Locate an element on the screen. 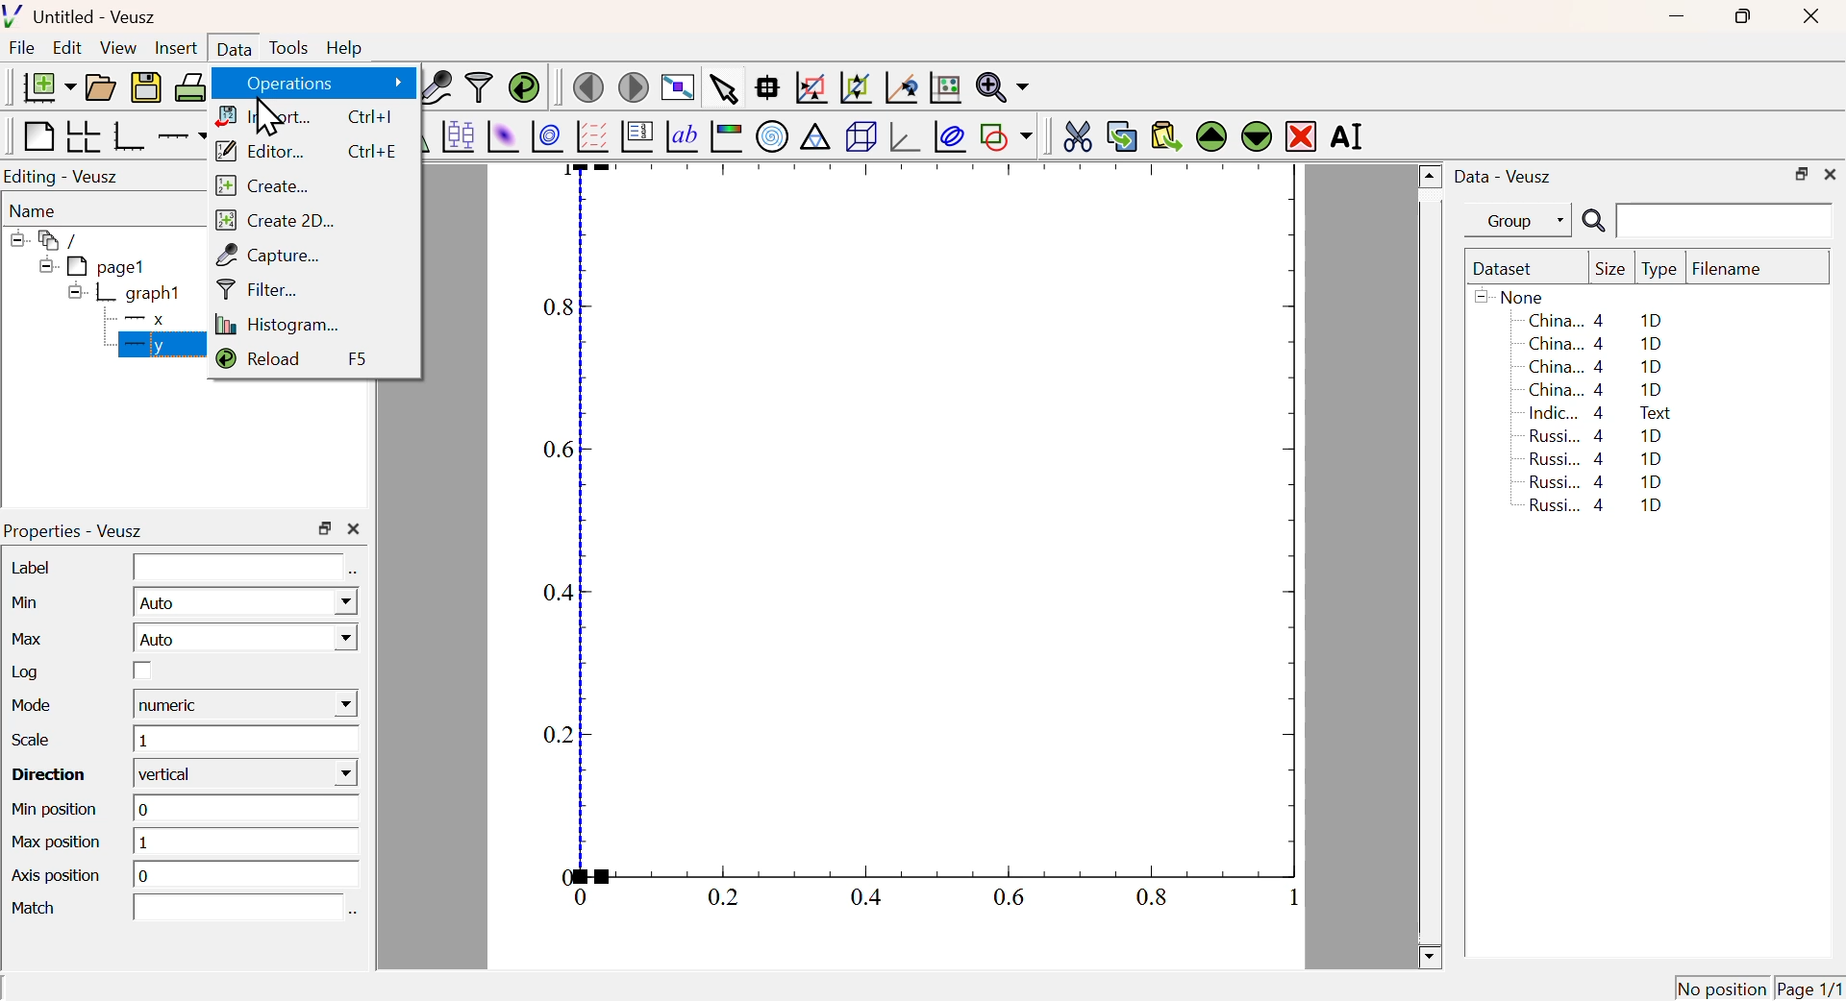 The height and width of the screenshot is (1001, 1846). Plot Vector Field is located at coordinates (589, 135).